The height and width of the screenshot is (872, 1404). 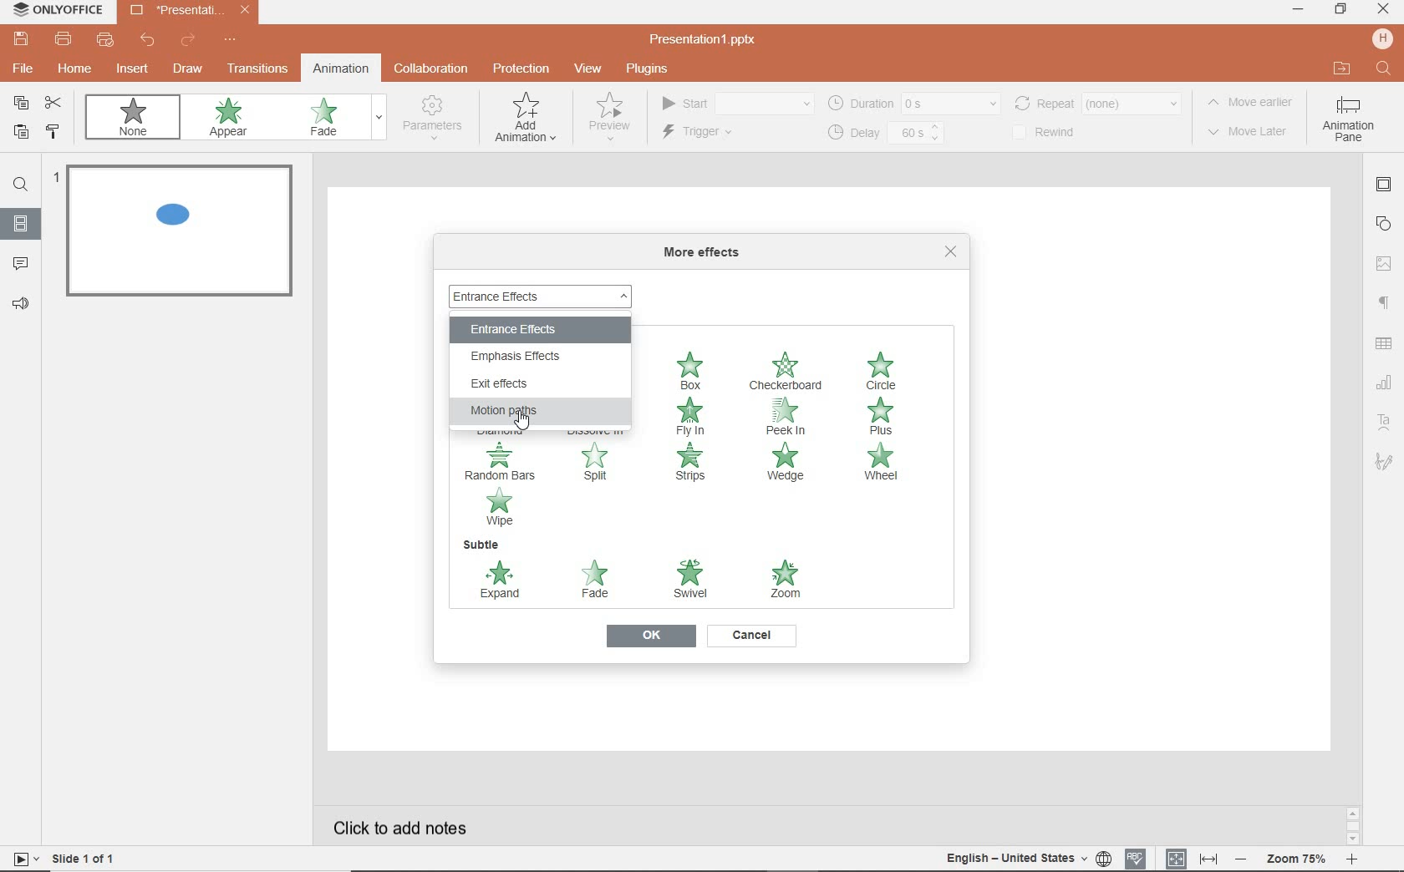 What do you see at coordinates (1297, 9) in the screenshot?
I see `MINIMIZE` at bounding box center [1297, 9].